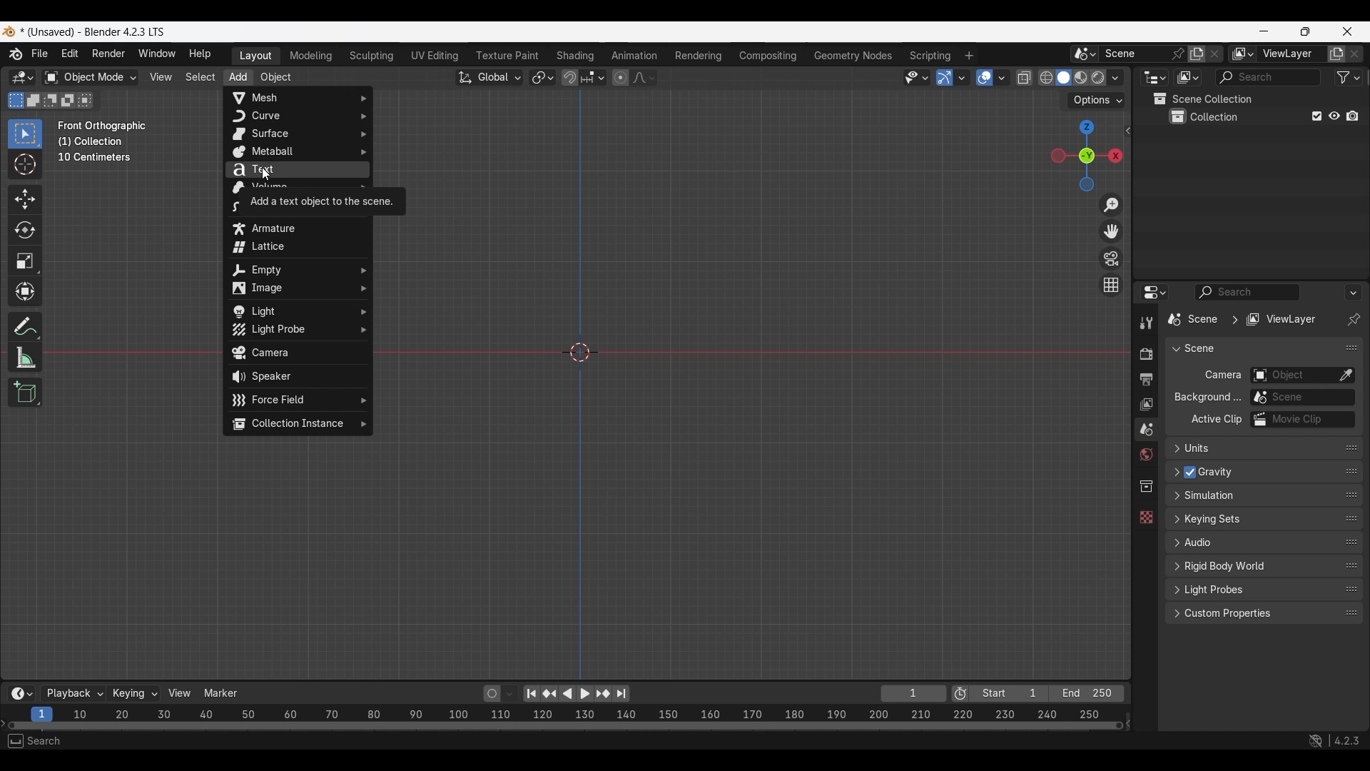  What do you see at coordinates (1110, 284) in the screenshot?
I see `Switch the current view from perspective/orthographic projection` at bounding box center [1110, 284].